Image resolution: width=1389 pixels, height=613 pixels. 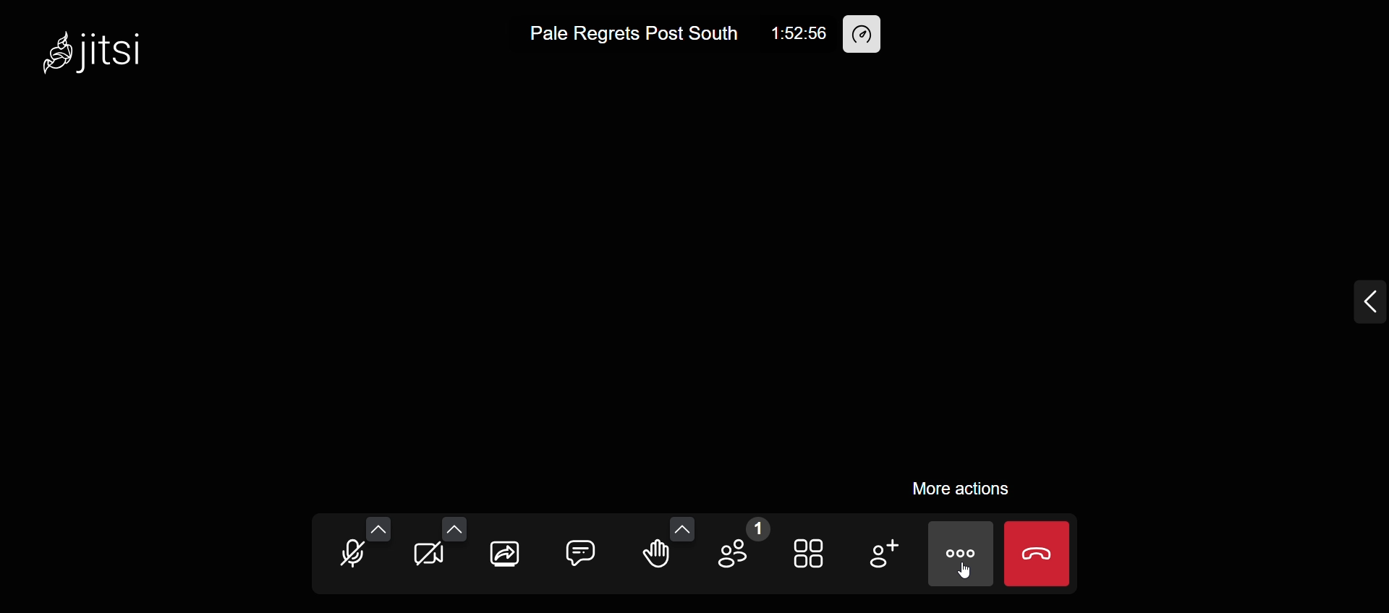 I want to click on jitsi, so click(x=94, y=53).